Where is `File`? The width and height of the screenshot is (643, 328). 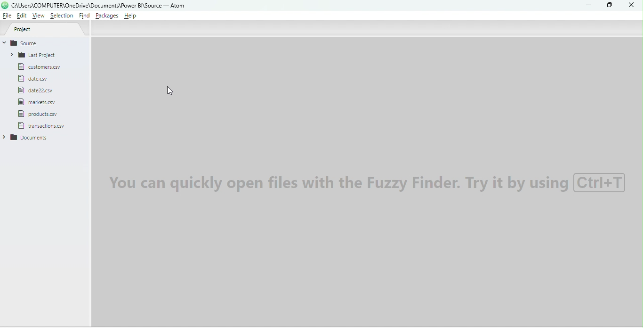
File is located at coordinates (38, 90).